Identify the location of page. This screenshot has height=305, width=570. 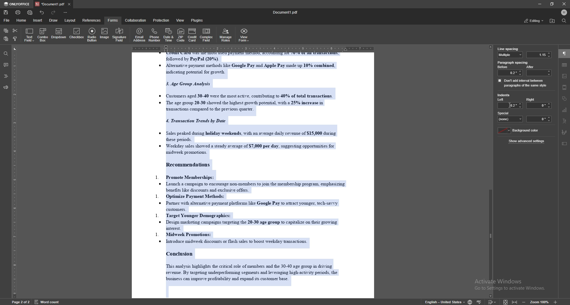
(21, 301).